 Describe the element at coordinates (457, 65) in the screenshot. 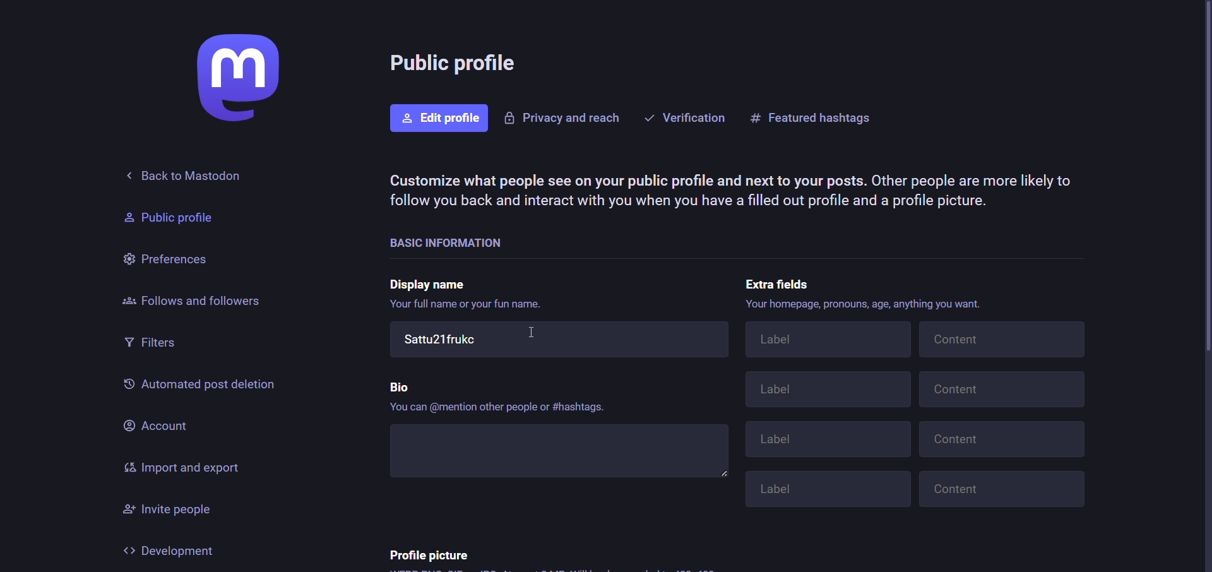

I see `public profile` at that location.